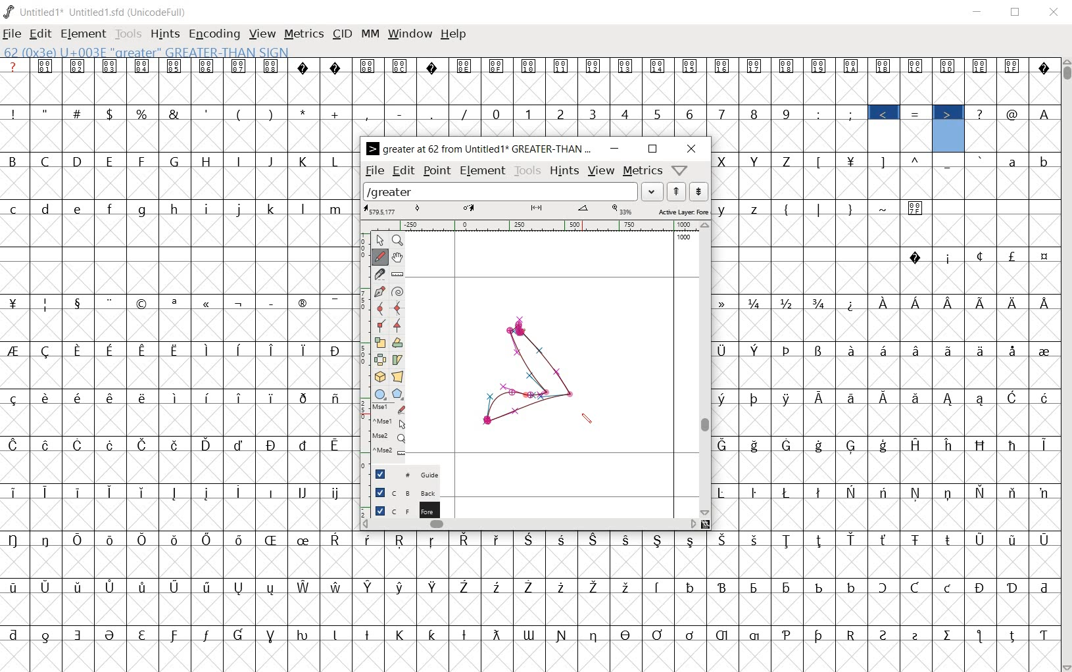  I want to click on edit, so click(402, 172).